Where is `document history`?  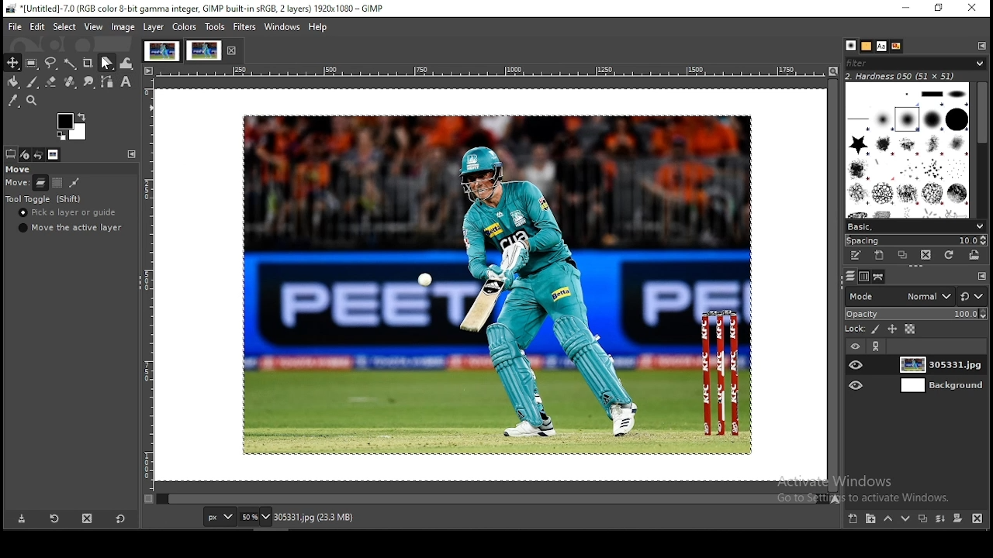
document history is located at coordinates (894, 46).